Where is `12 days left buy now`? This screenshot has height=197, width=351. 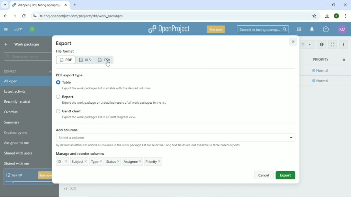
12 days left buy now is located at coordinates (27, 177).